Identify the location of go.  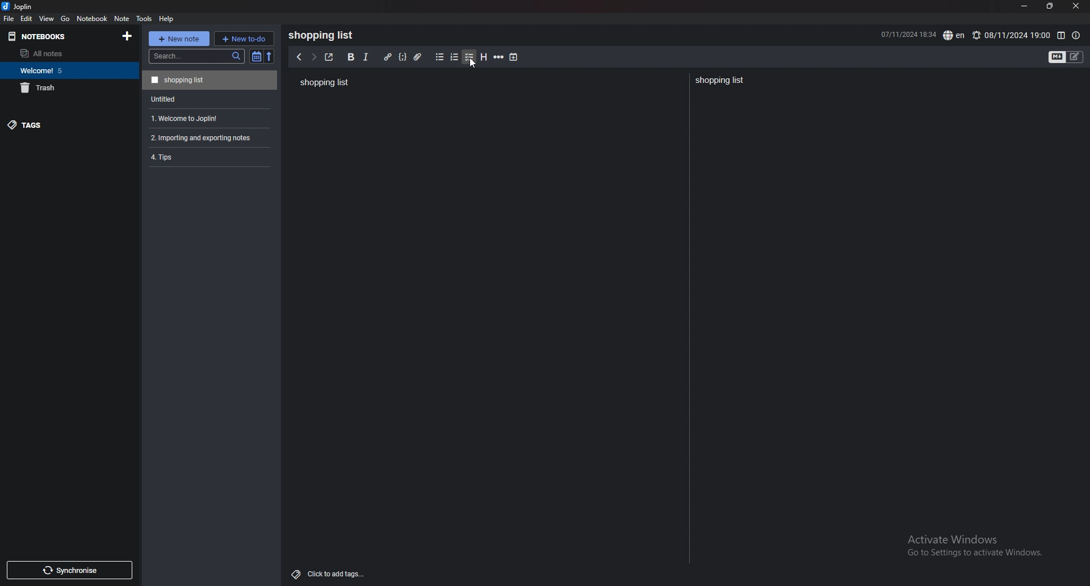
(66, 19).